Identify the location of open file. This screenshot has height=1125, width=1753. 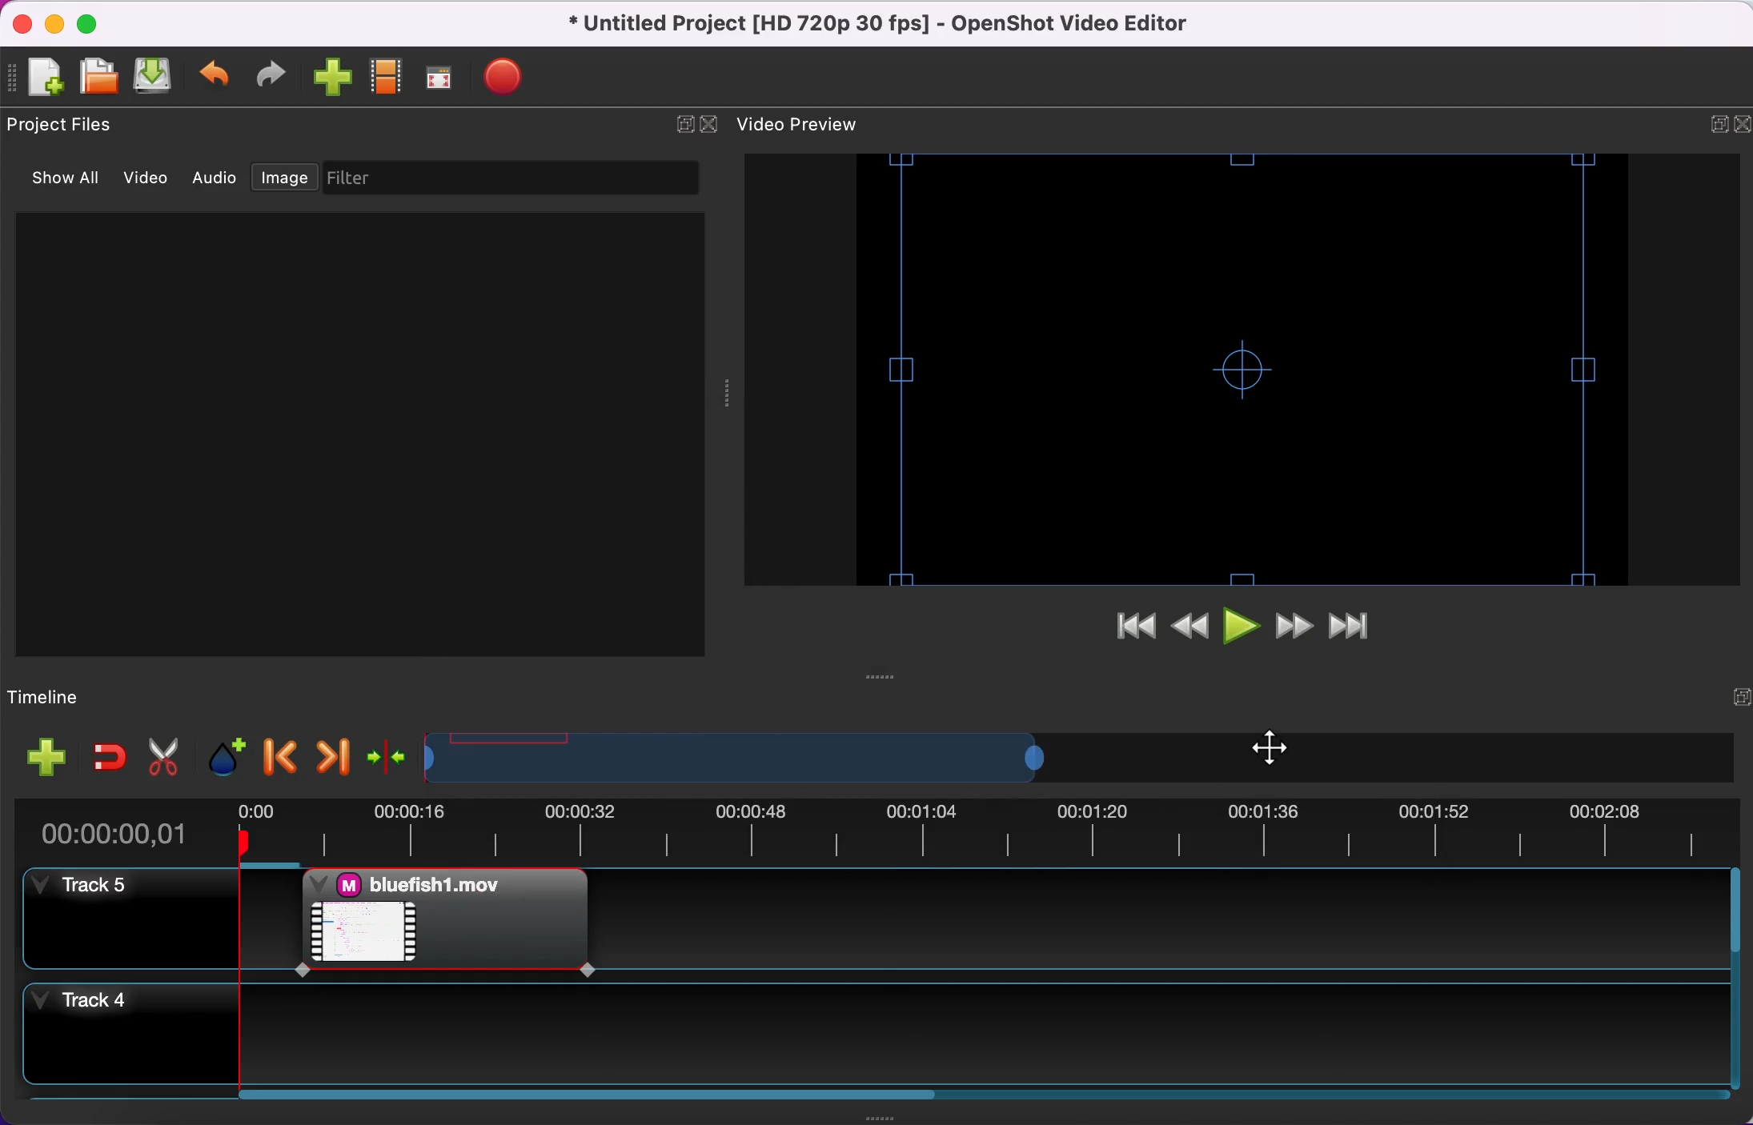
(100, 78).